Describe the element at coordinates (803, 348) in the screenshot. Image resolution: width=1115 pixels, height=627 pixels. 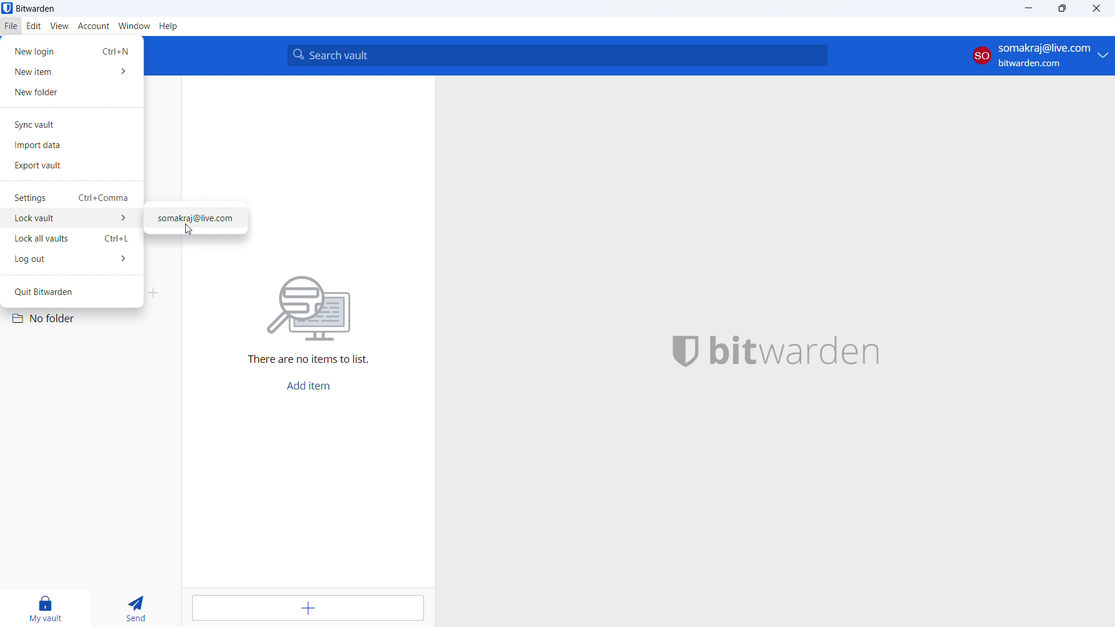
I see `bitwarden` at that location.